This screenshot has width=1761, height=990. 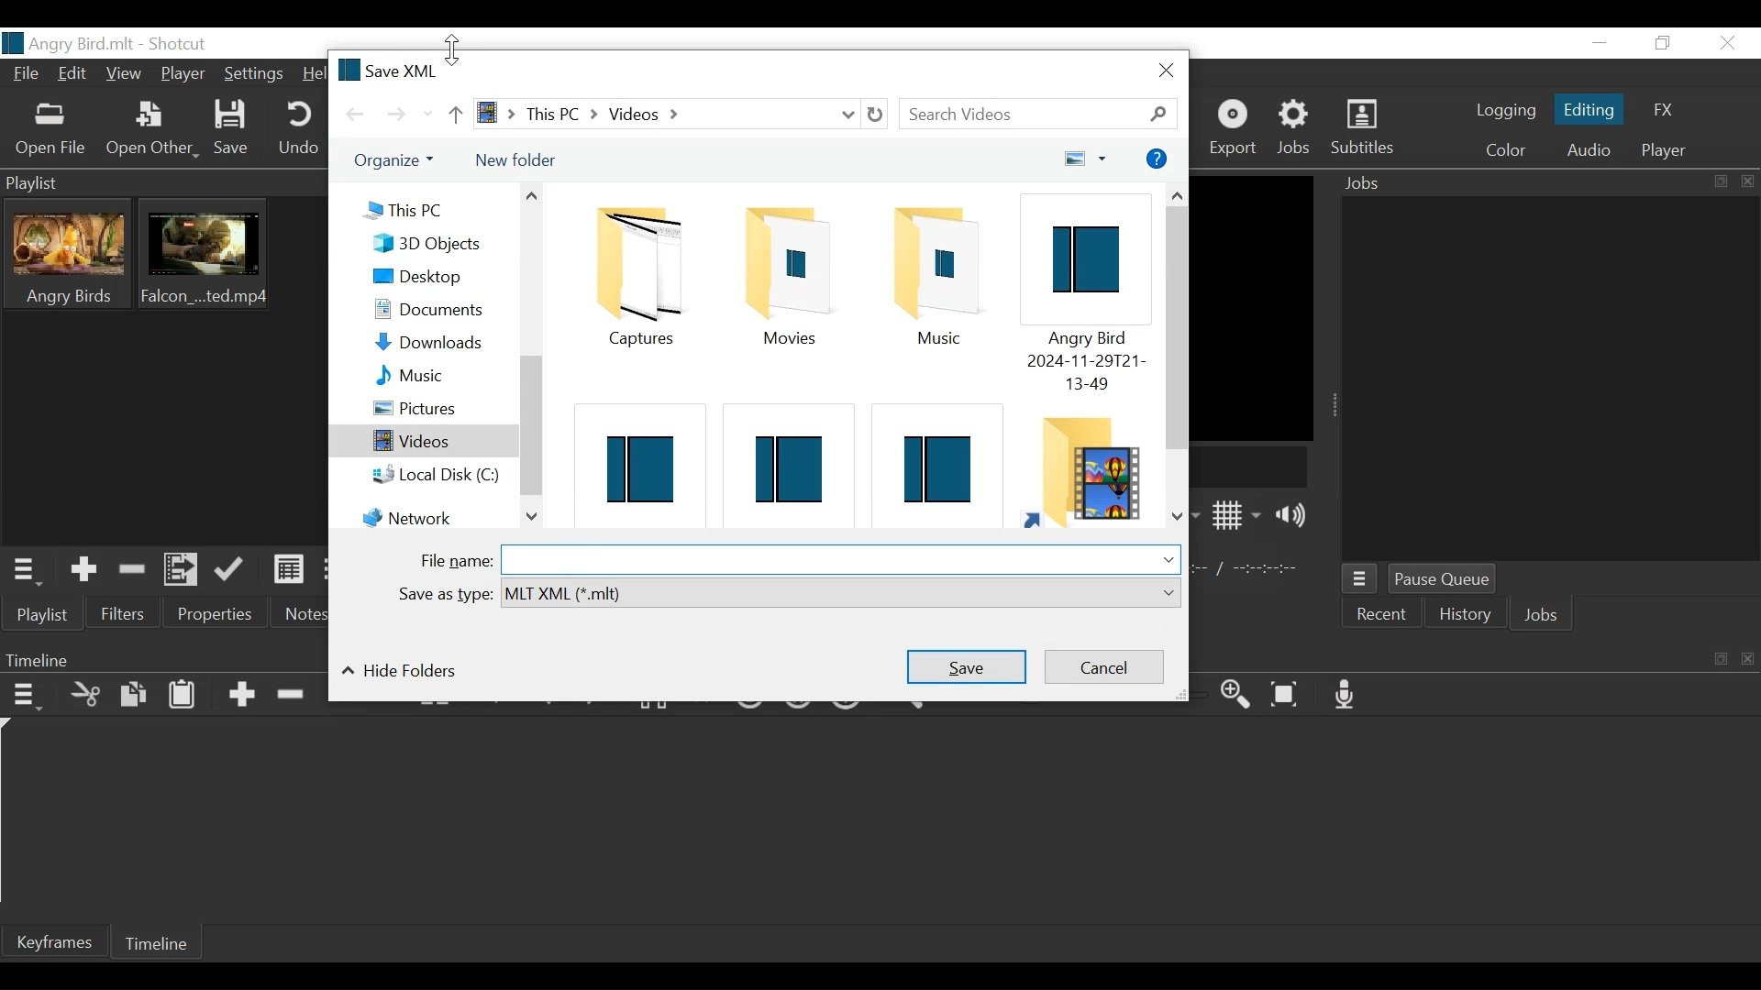 What do you see at coordinates (357, 114) in the screenshot?
I see `Go back` at bounding box center [357, 114].